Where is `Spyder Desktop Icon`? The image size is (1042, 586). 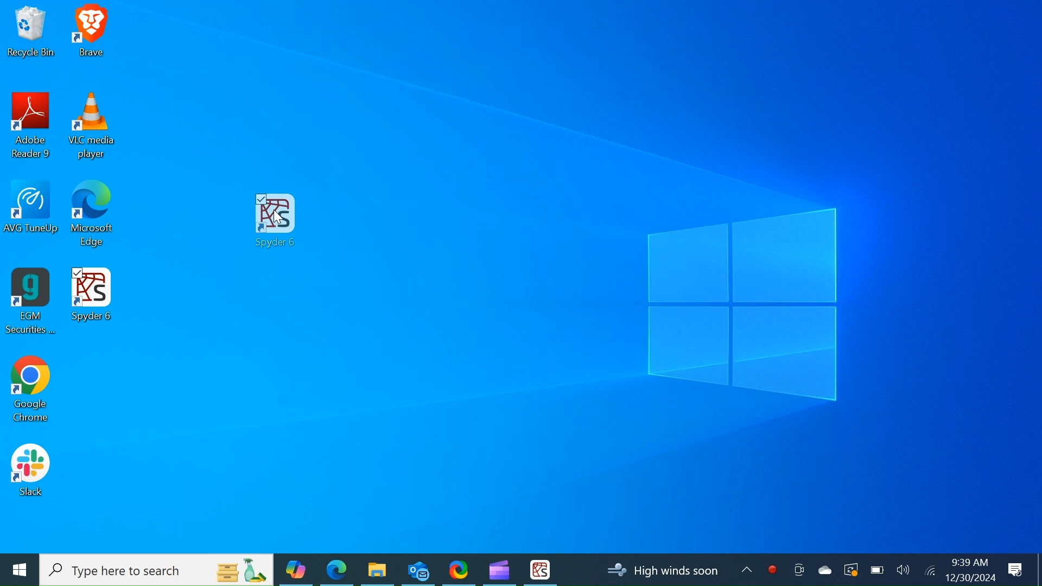
Spyder Desktop Icon is located at coordinates (92, 296).